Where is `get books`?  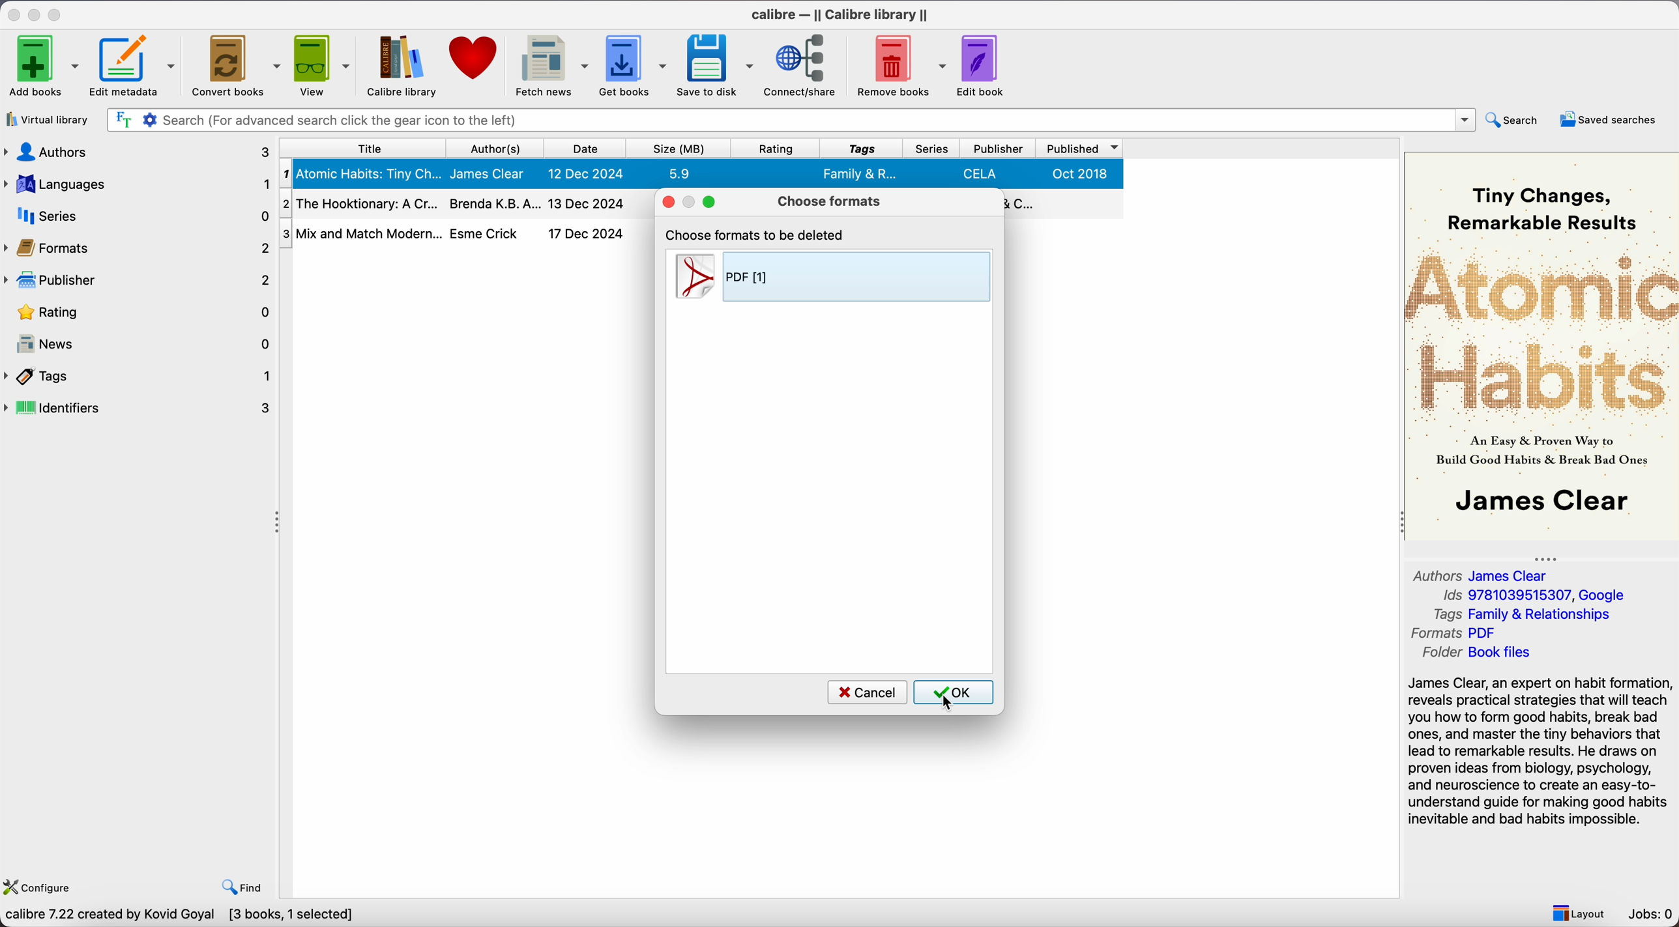
get books is located at coordinates (634, 65).